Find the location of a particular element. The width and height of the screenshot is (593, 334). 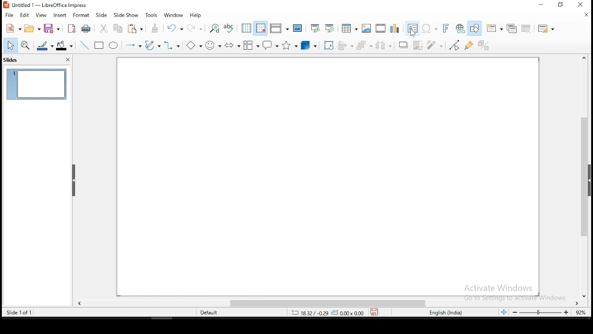

3D objects is located at coordinates (310, 45).